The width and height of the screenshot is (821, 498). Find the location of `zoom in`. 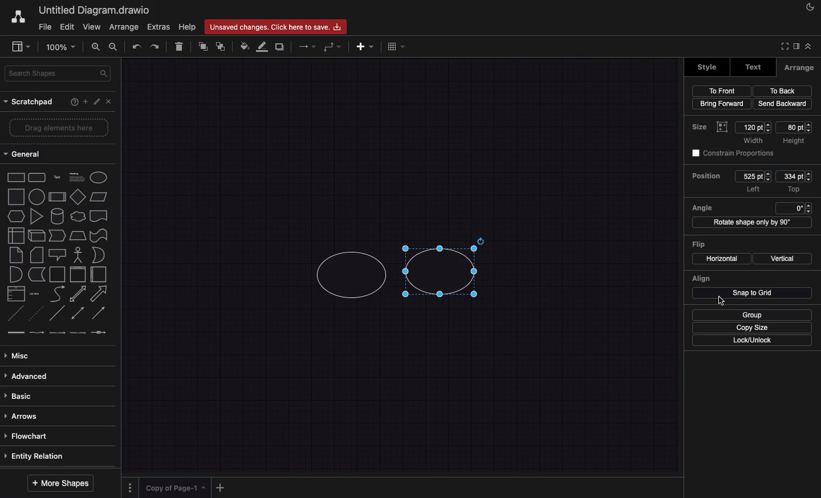

zoom in is located at coordinates (94, 47).